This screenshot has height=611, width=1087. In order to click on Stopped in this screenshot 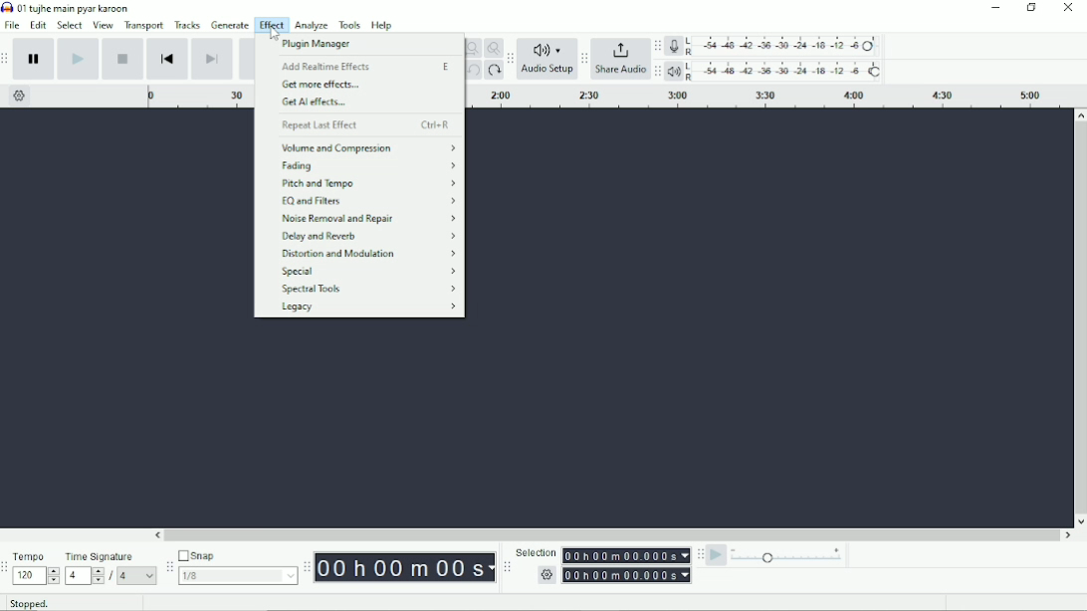, I will do `click(28, 603)`.